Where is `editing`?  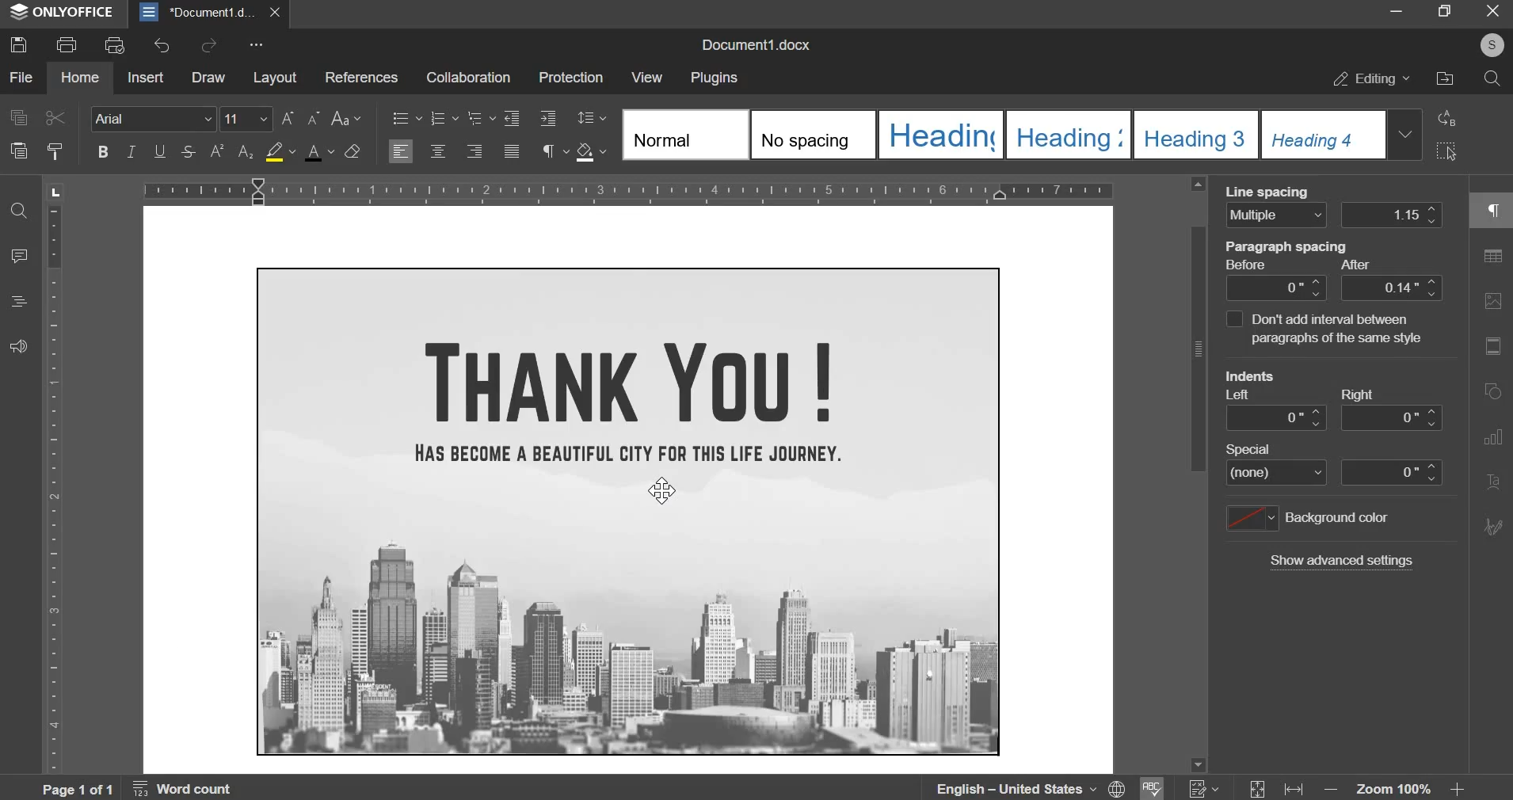
editing is located at coordinates (1371, 79).